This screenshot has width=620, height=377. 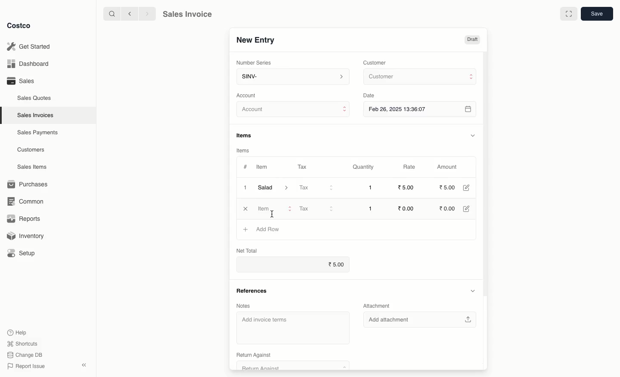 I want to click on Amount, so click(x=449, y=167).